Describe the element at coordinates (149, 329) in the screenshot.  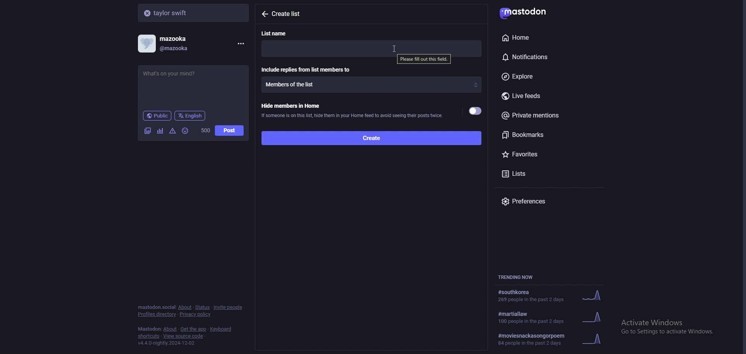
I see `mastodon` at that location.